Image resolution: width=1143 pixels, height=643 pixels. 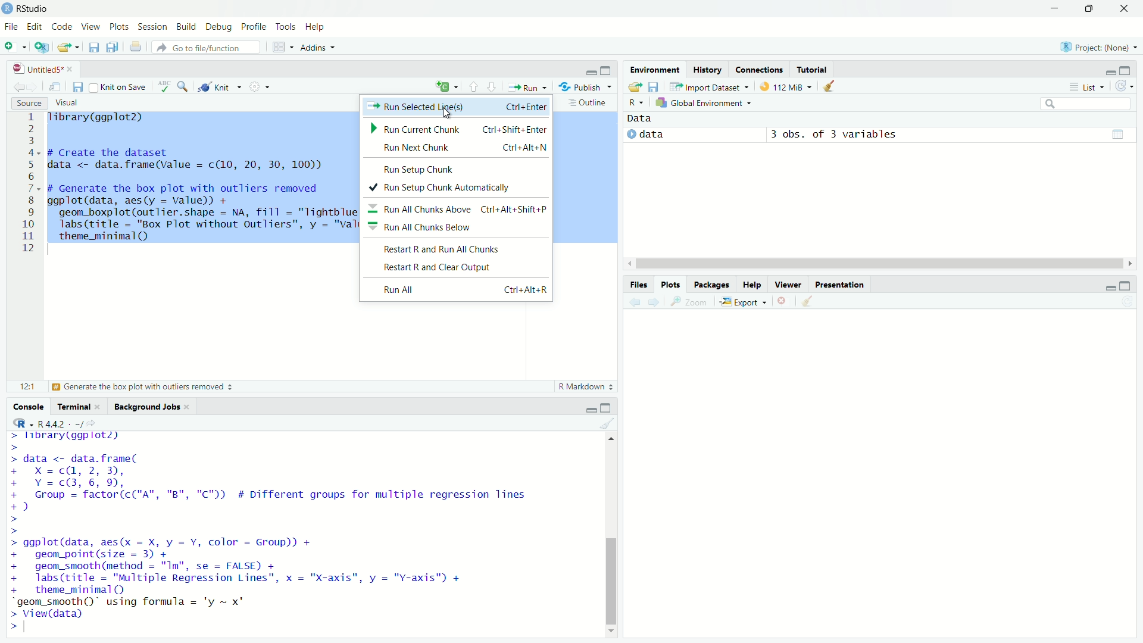 What do you see at coordinates (62, 27) in the screenshot?
I see `Code` at bounding box center [62, 27].